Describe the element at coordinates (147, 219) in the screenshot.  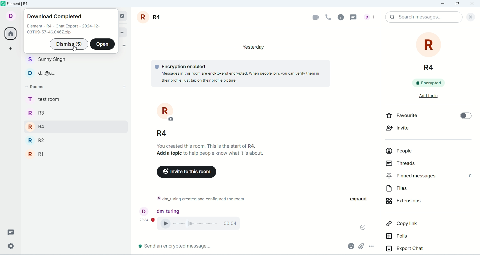
I see `time` at that location.